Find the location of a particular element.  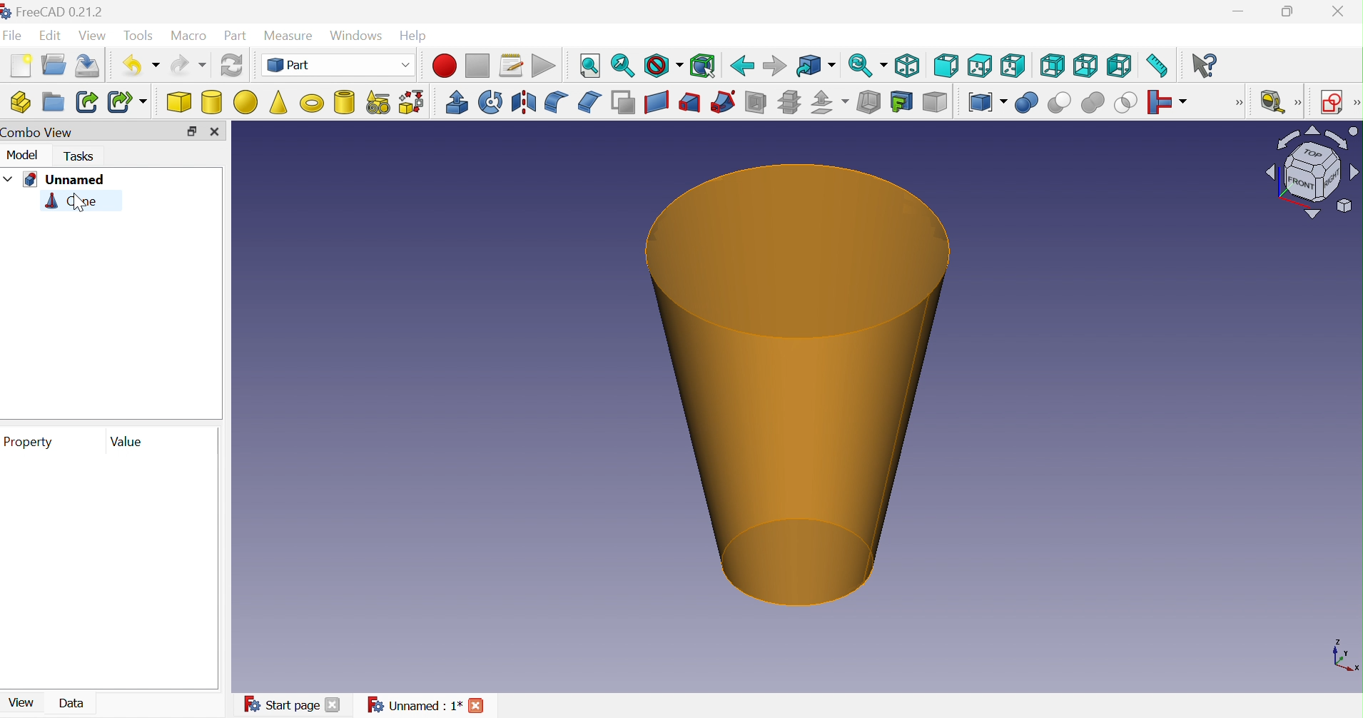

Union is located at coordinates (1093, 104).